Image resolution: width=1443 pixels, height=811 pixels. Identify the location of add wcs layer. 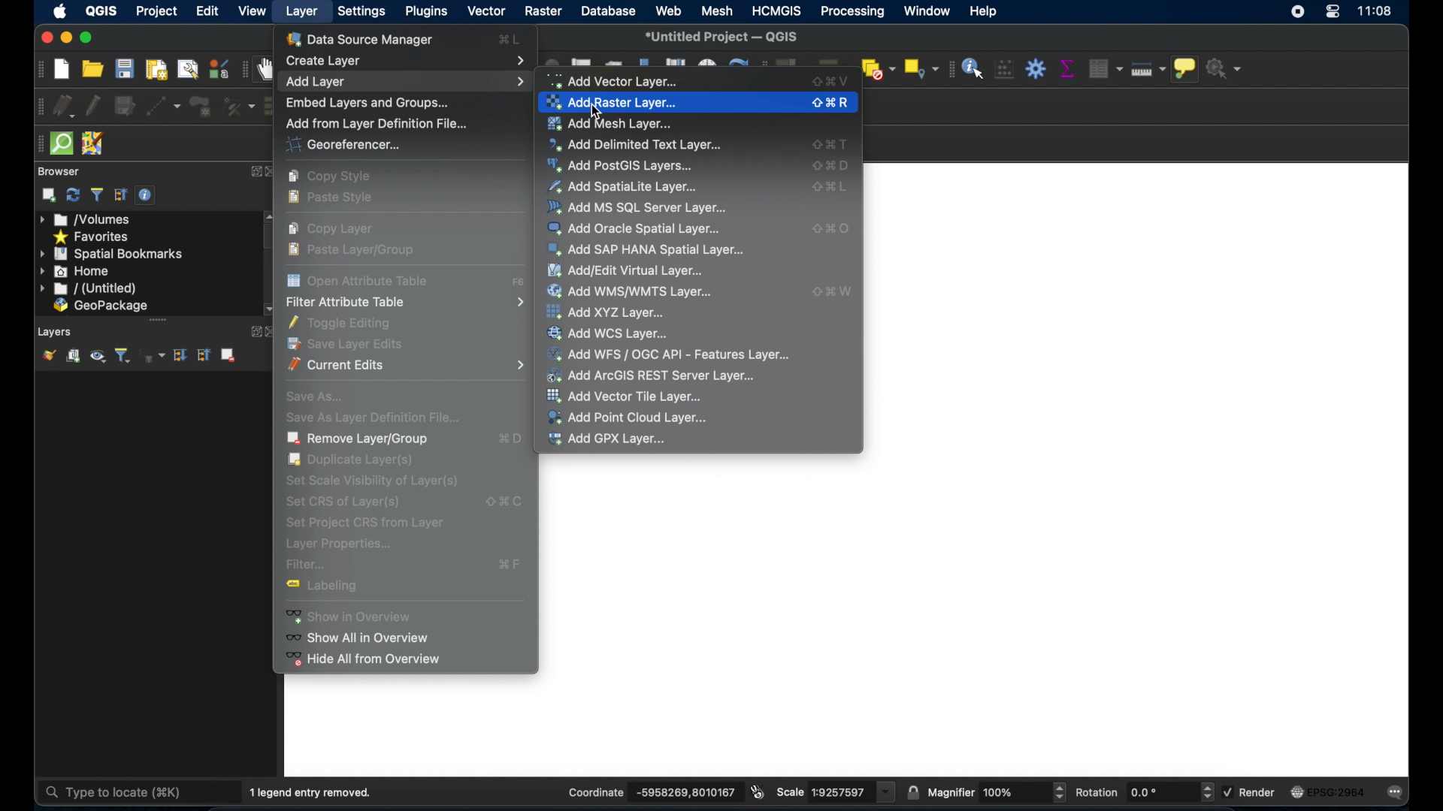
(613, 333).